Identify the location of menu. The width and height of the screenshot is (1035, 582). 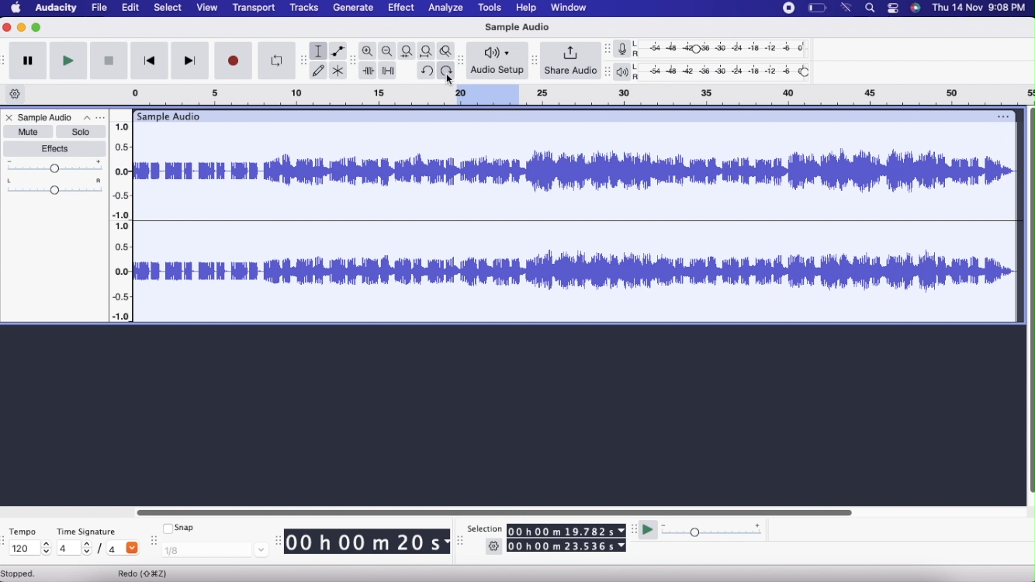
(790, 9).